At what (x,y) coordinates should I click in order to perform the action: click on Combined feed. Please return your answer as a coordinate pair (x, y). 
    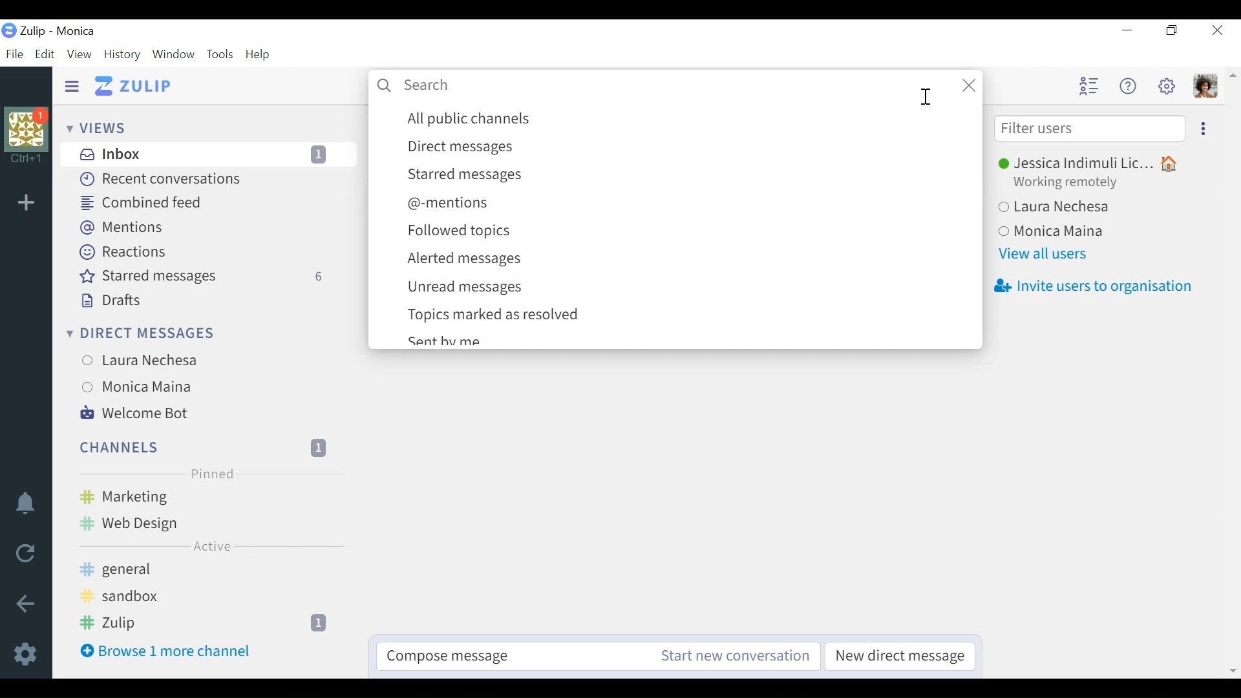
    Looking at the image, I should click on (144, 203).